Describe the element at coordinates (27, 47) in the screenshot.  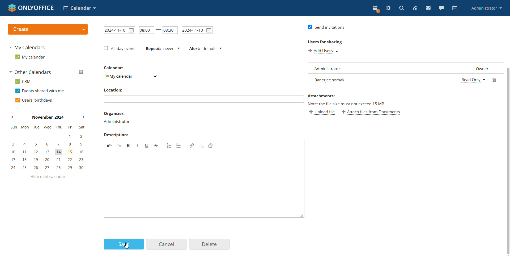
I see `my calendars` at that location.